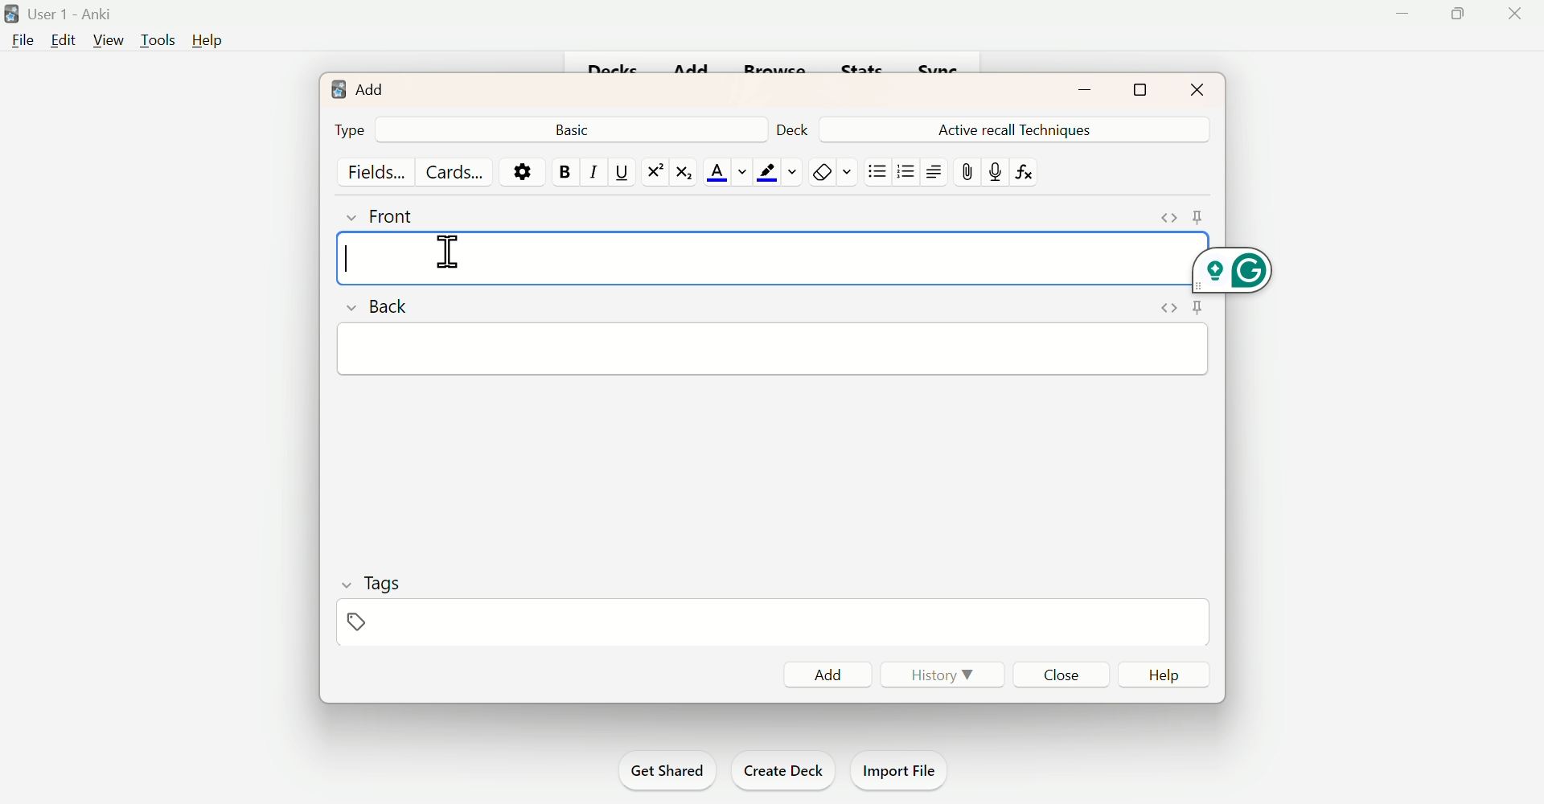  What do you see at coordinates (932, 170) in the screenshot?
I see `Text Alignment` at bounding box center [932, 170].